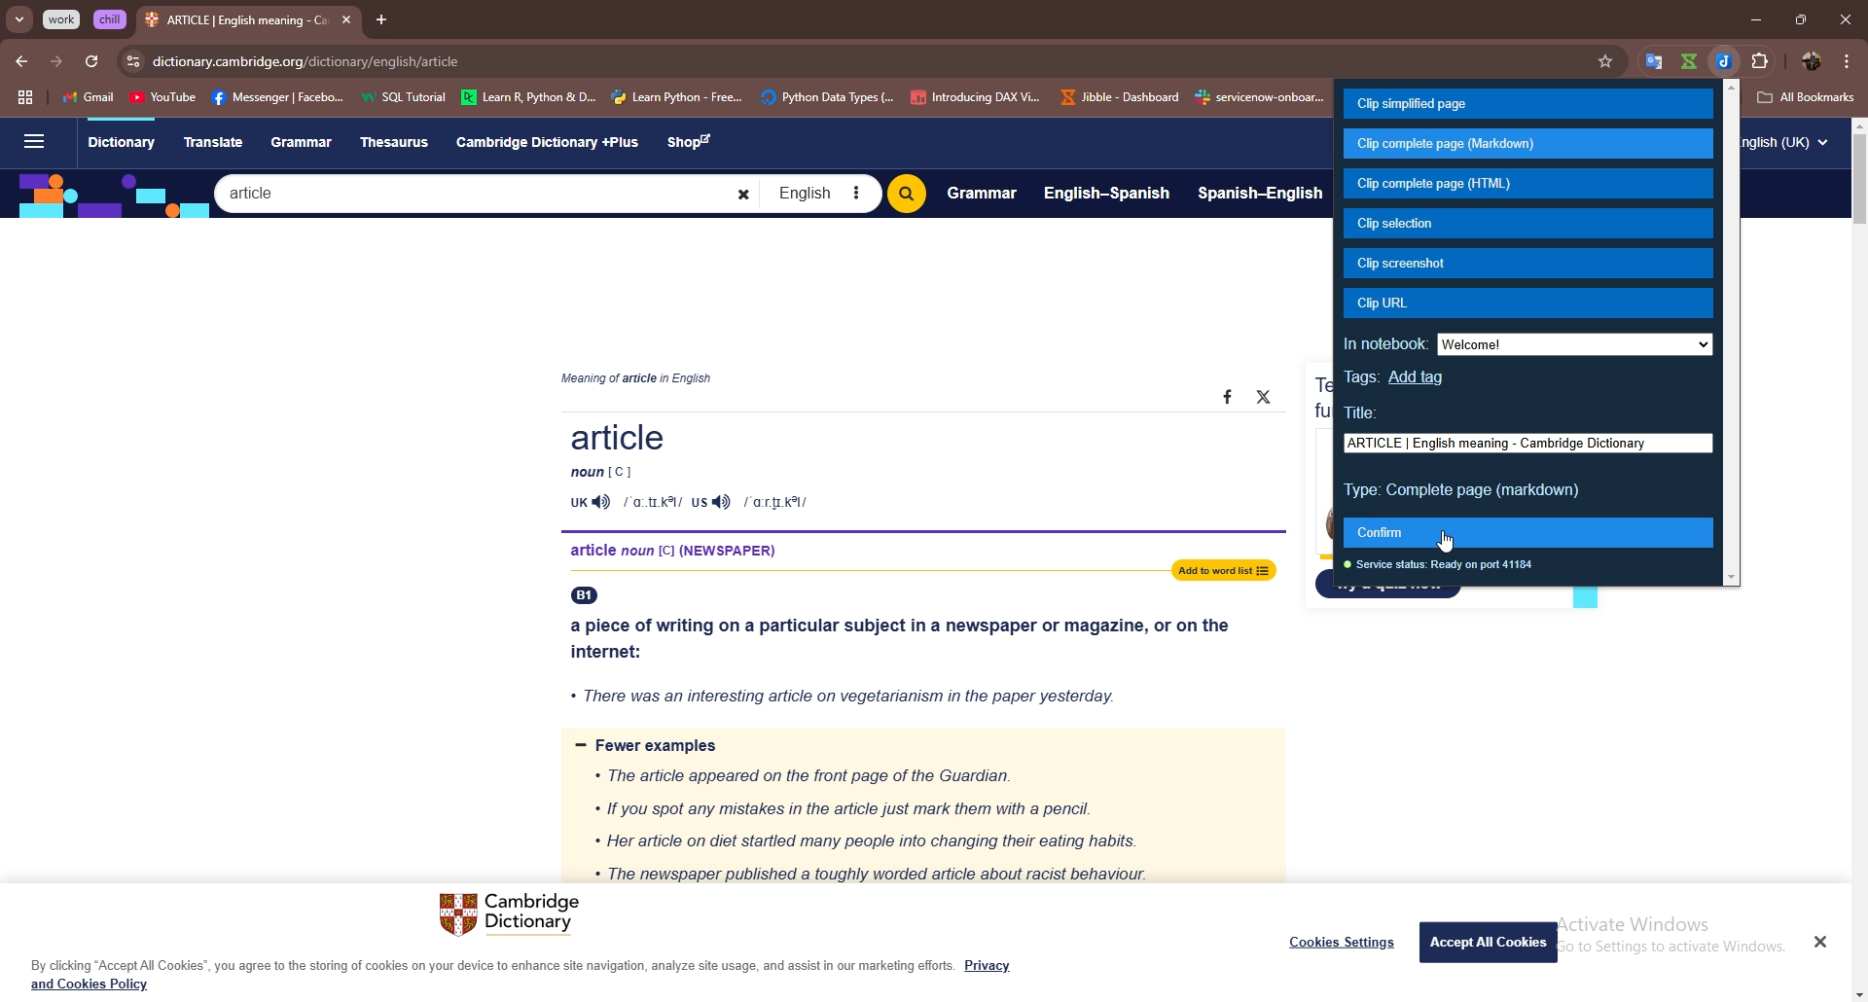 The height and width of the screenshot is (1002, 1868). Describe the element at coordinates (908, 655) in the screenshot. I see `a piece of writing on a particular subject in a newspaper or magazine, or on the
internet:
« There was an interesting article on vegetarianism in the paper yesterday.` at that location.